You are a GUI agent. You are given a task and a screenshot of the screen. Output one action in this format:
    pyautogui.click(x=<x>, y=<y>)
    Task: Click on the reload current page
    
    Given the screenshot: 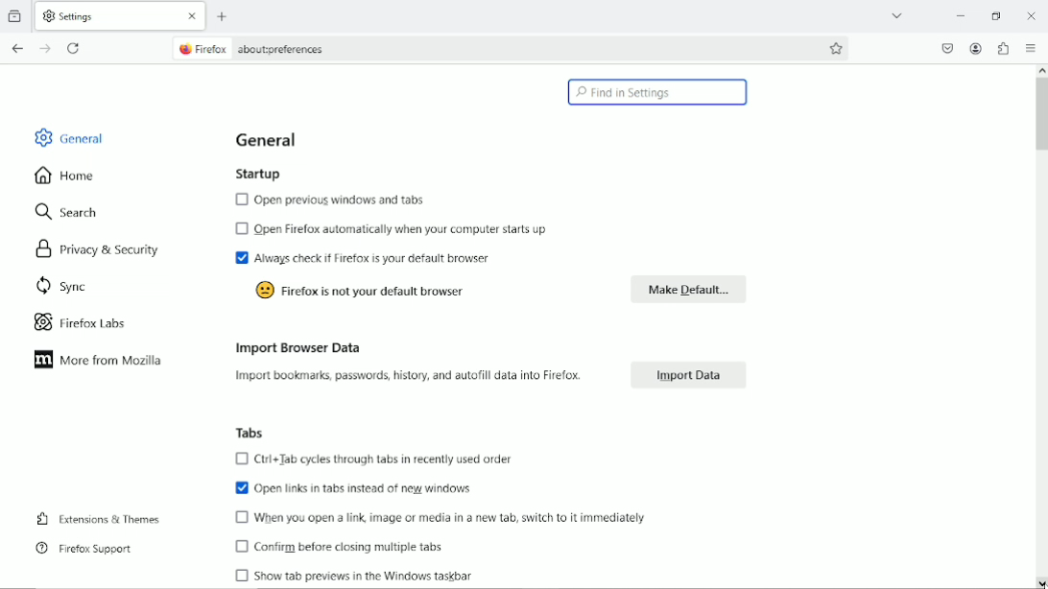 What is the action you would take?
    pyautogui.click(x=74, y=47)
    